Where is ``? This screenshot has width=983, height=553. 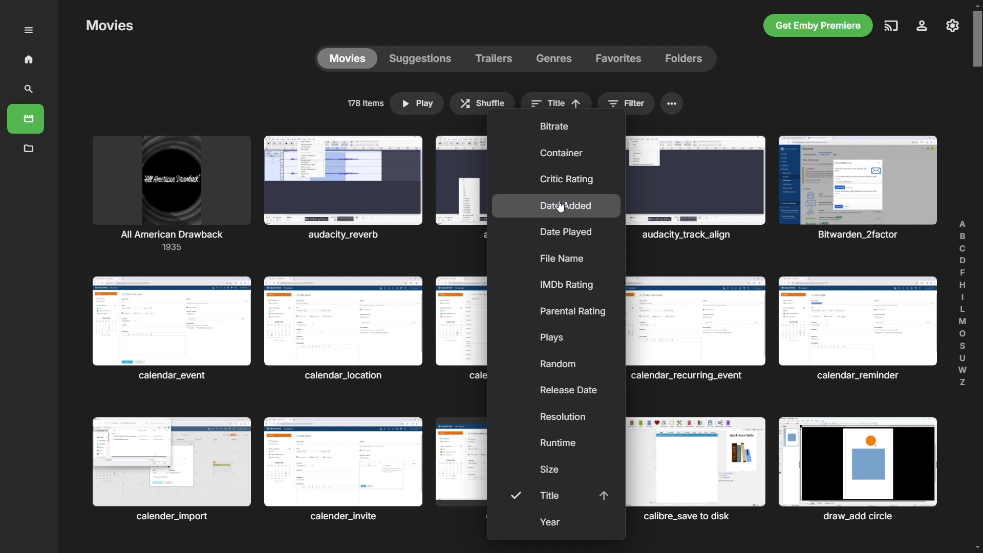
 is located at coordinates (701, 189).